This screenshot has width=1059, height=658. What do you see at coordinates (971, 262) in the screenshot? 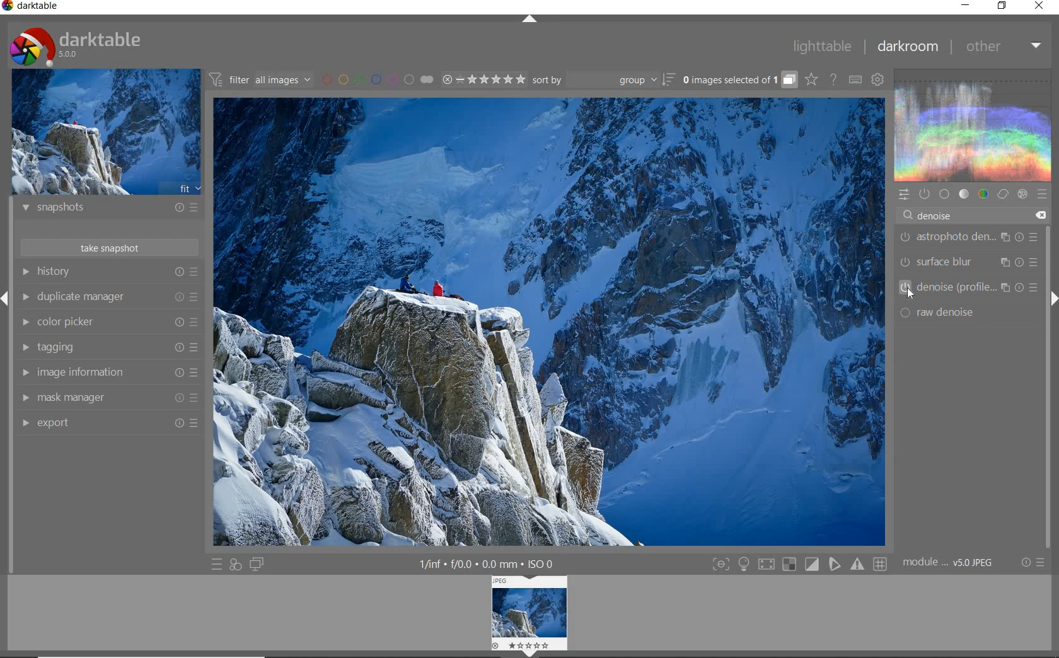
I see `surface blur` at bounding box center [971, 262].